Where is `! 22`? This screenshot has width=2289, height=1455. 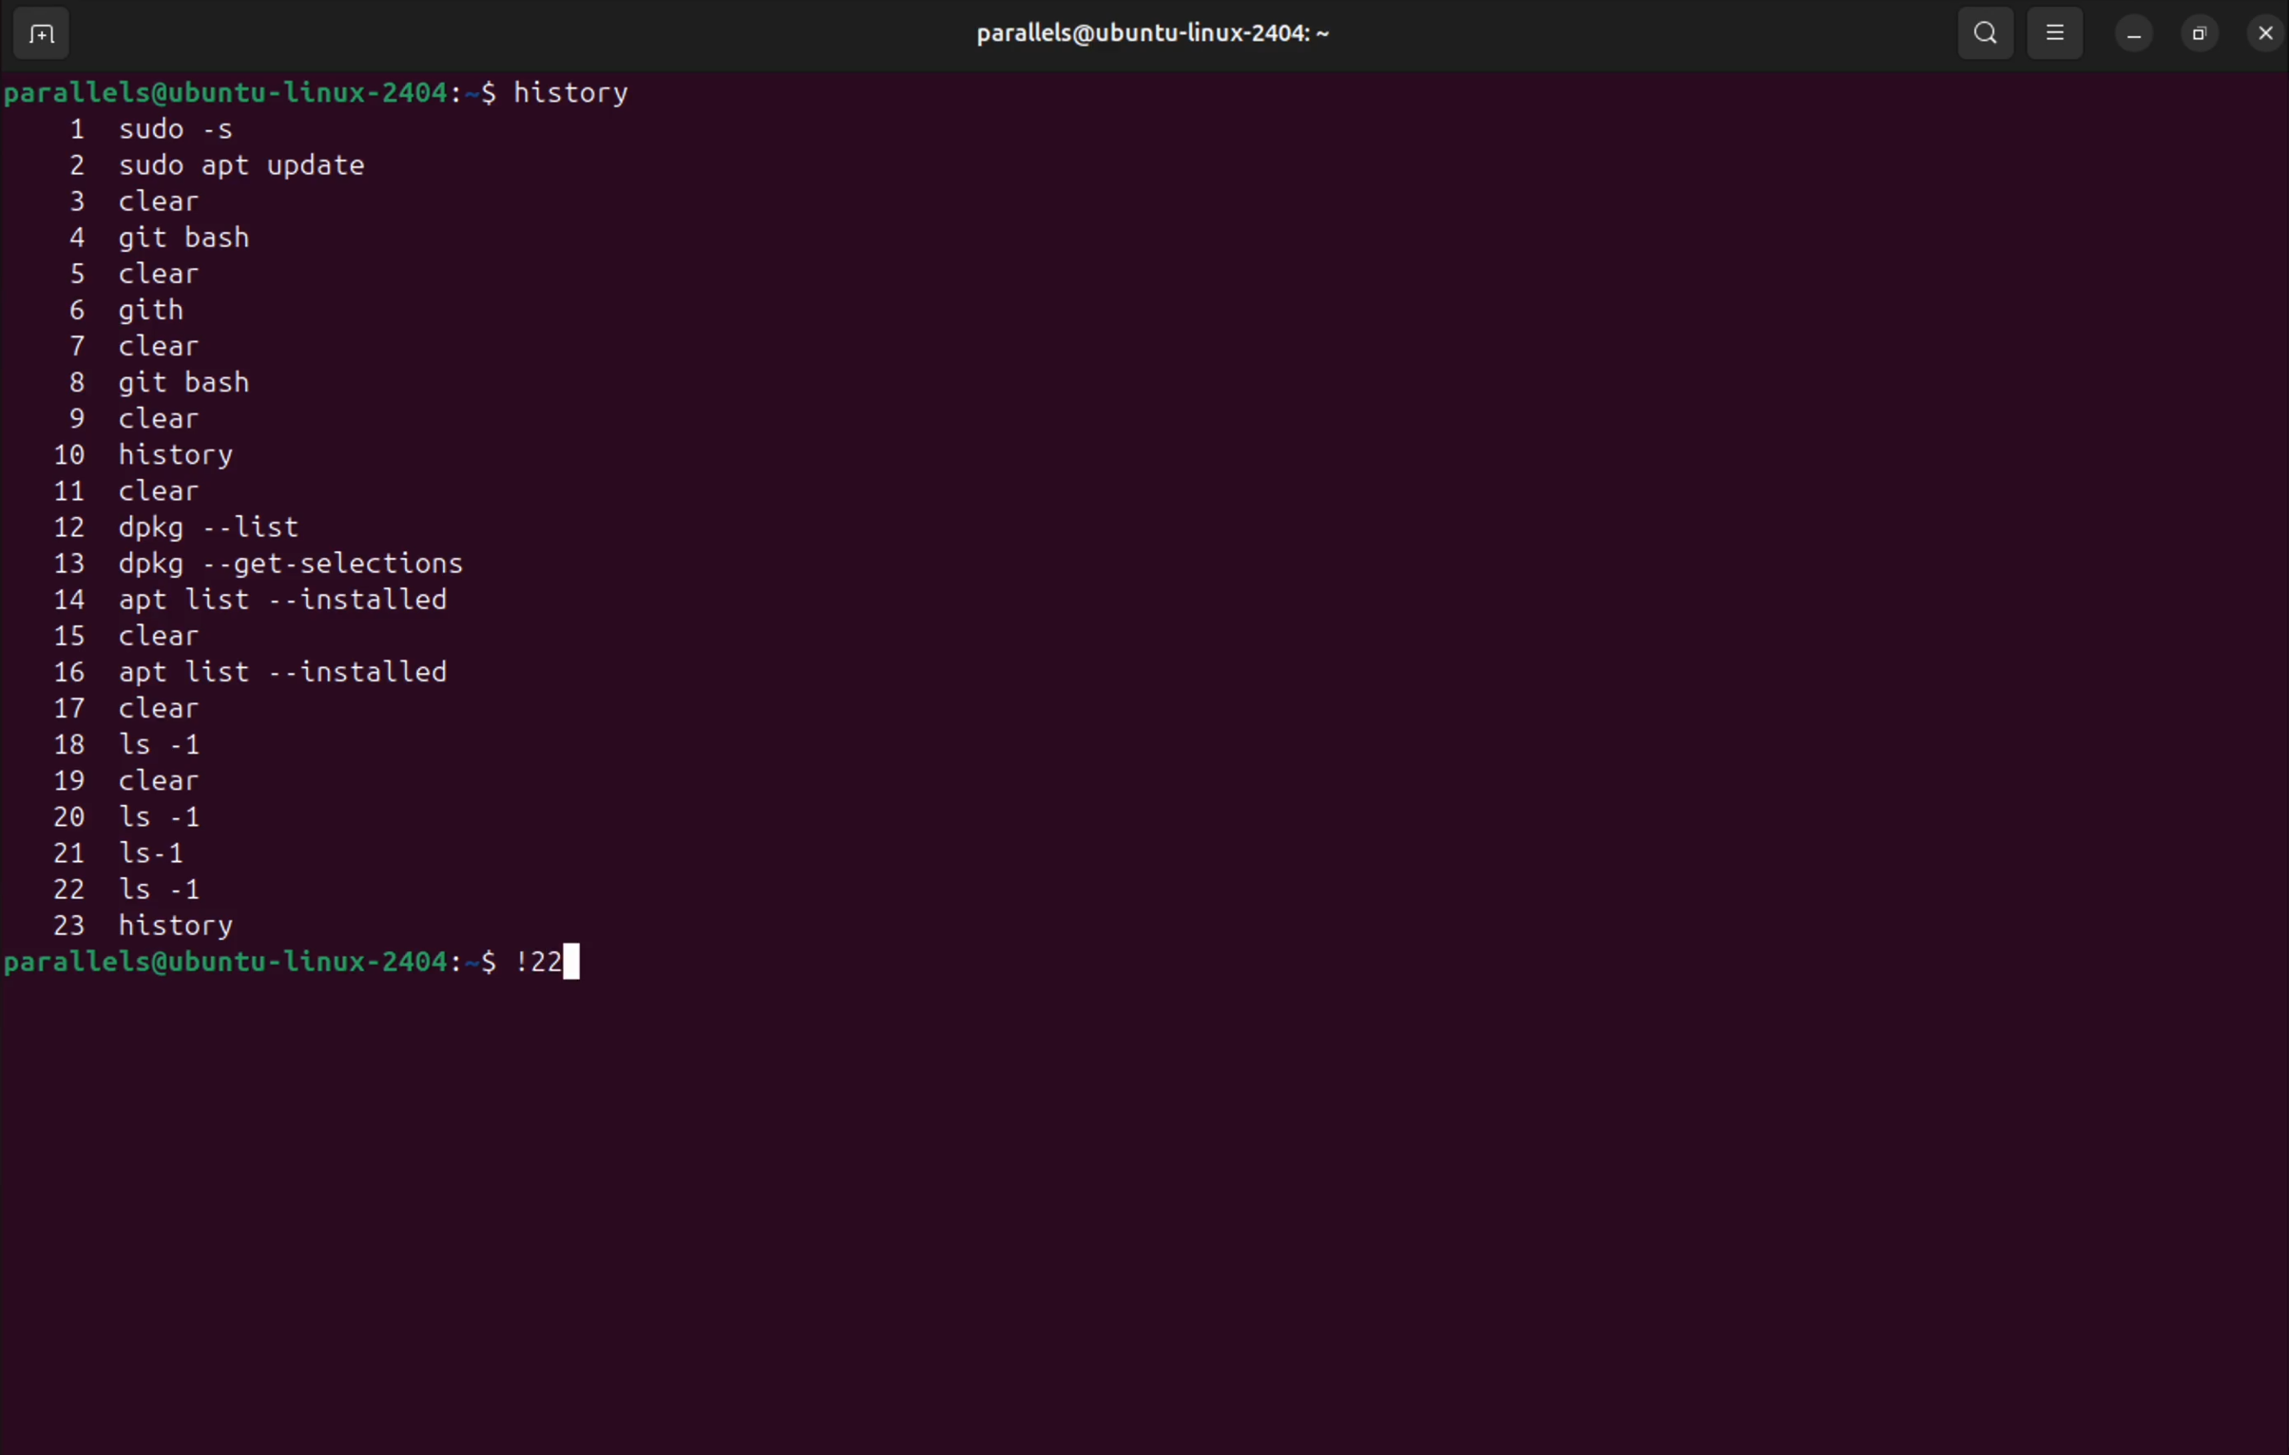 ! 22 is located at coordinates (551, 957).